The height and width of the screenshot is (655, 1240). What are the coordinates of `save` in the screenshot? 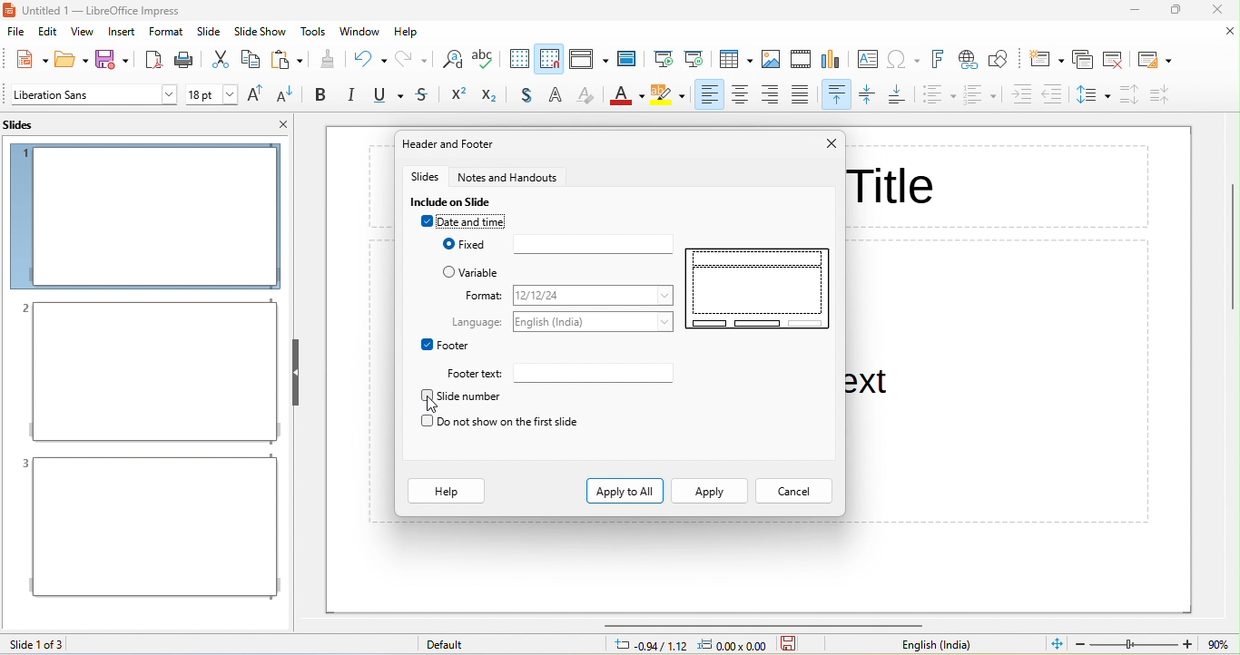 It's located at (116, 59).